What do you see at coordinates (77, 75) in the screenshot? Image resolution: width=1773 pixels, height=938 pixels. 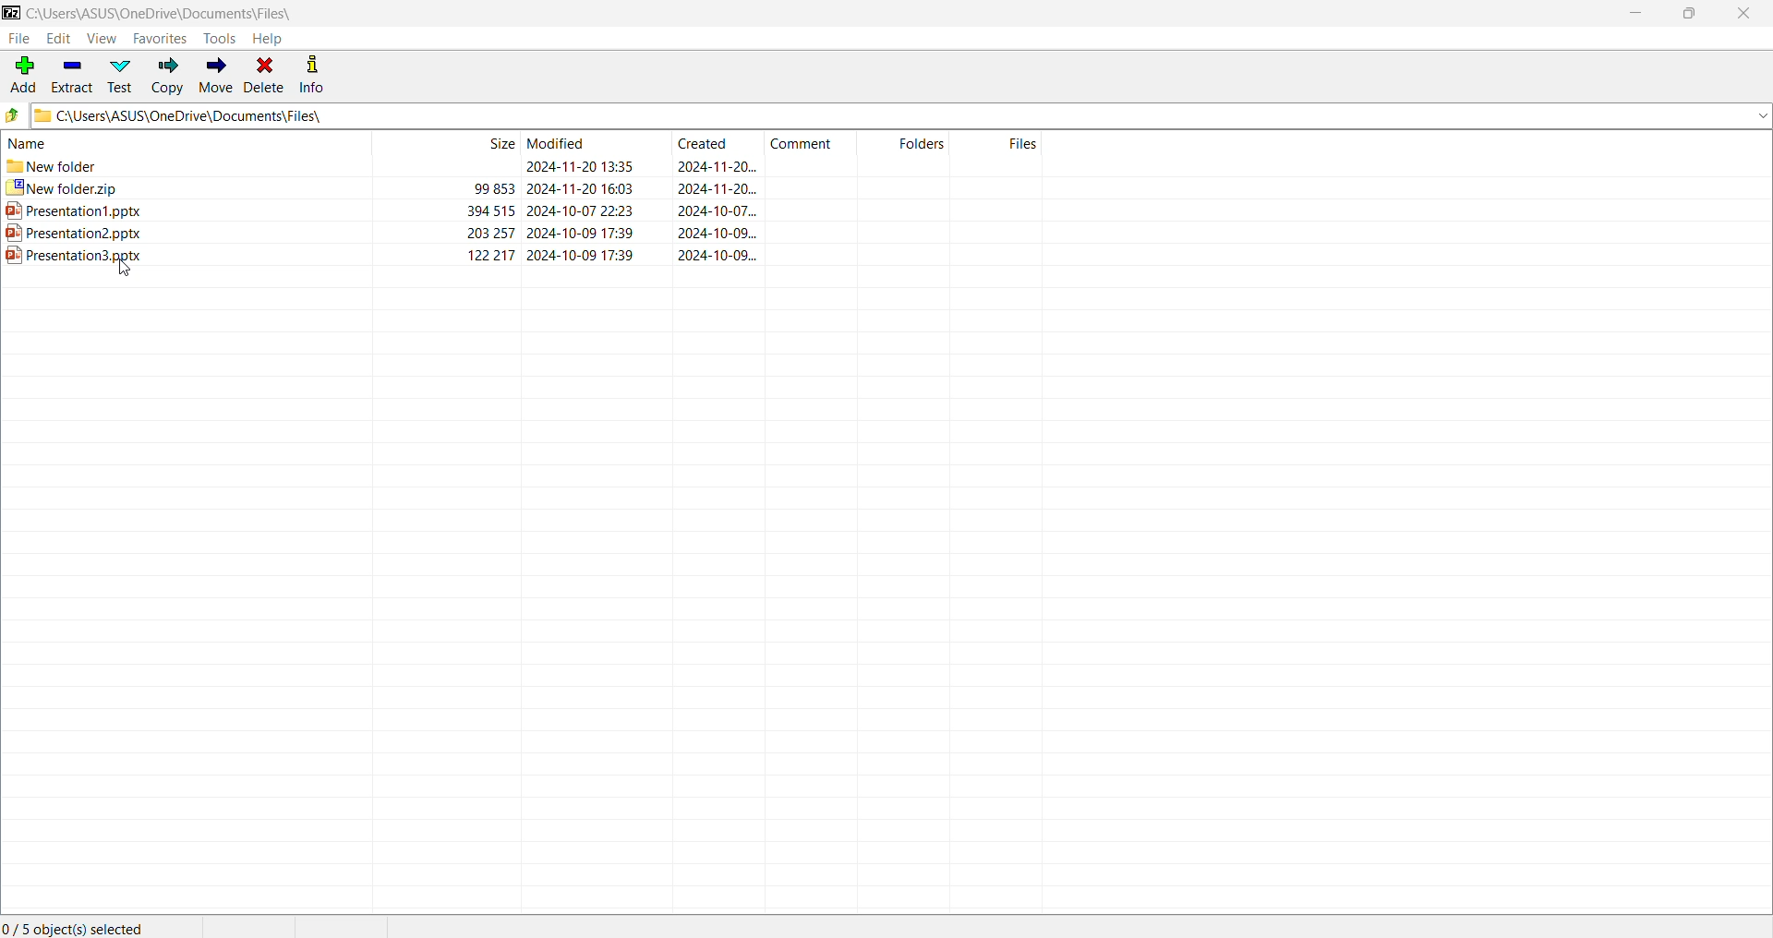 I see `Extract` at bounding box center [77, 75].